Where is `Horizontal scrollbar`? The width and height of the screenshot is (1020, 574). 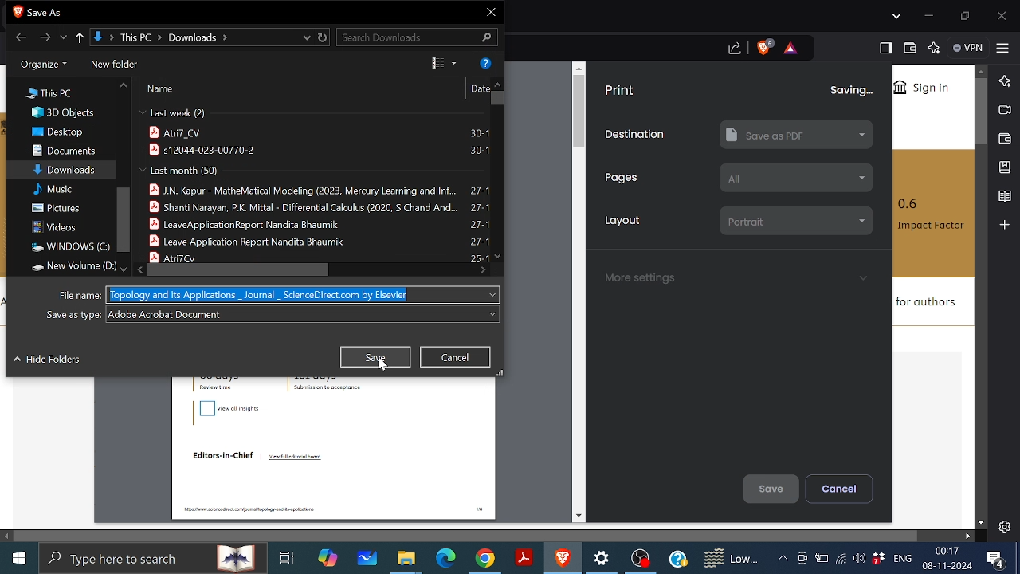 Horizontal scrollbar is located at coordinates (469, 537).